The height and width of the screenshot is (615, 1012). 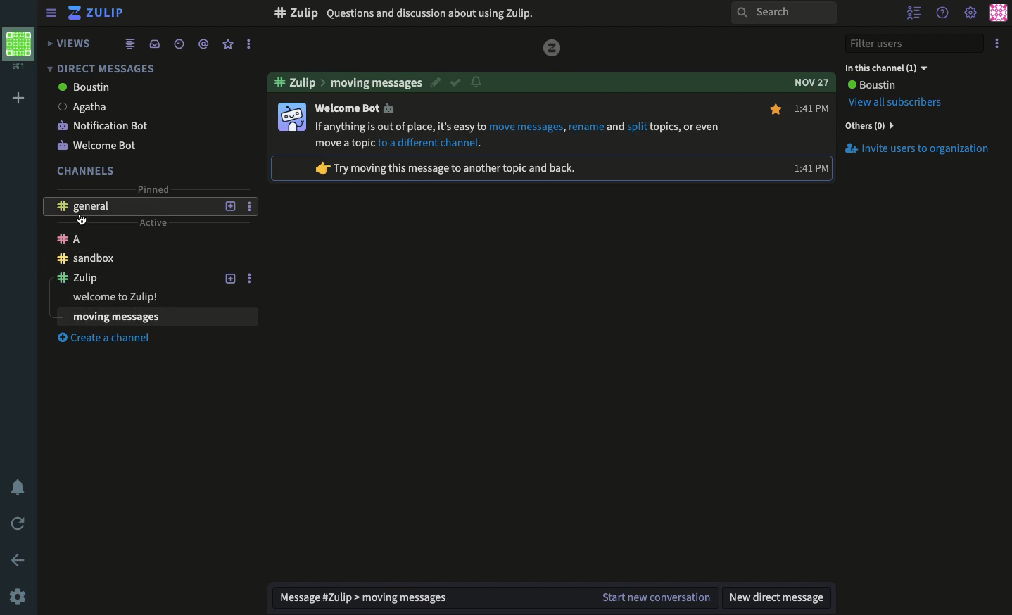 What do you see at coordinates (654, 598) in the screenshot?
I see `Start the conversation` at bounding box center [654, 598].